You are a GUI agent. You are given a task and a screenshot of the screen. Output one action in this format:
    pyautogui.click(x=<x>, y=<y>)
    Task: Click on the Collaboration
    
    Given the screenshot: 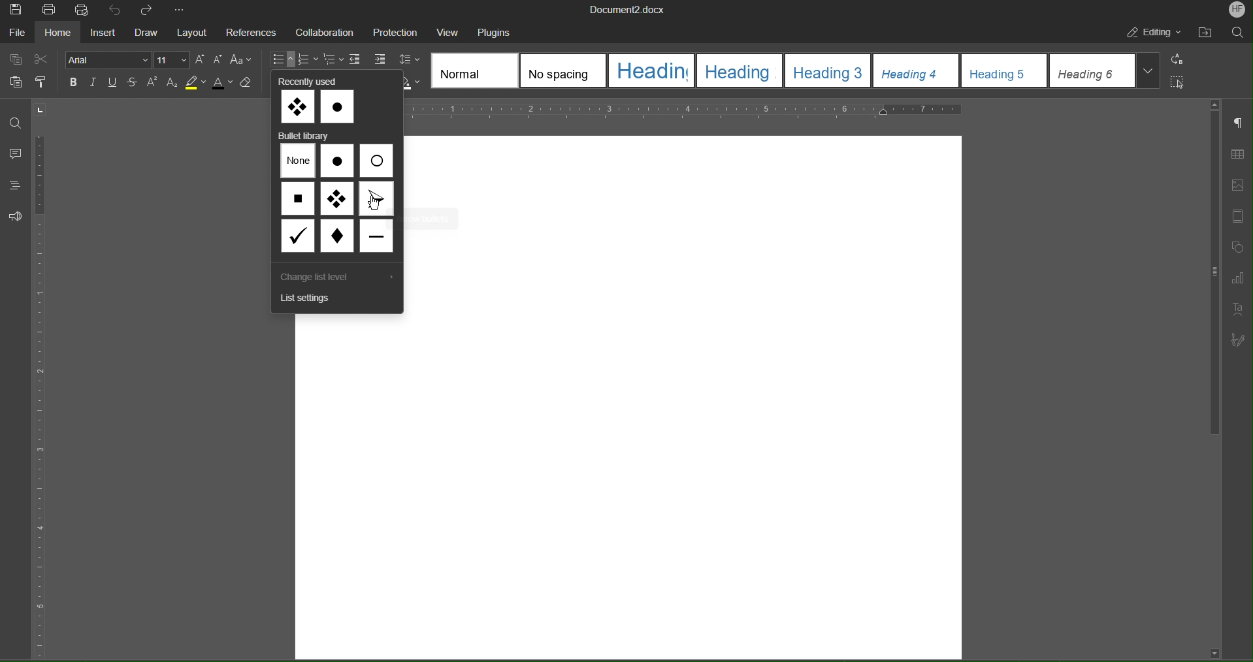 What is the action you would take?
    pyautogui.click(x=329, y=33)
    